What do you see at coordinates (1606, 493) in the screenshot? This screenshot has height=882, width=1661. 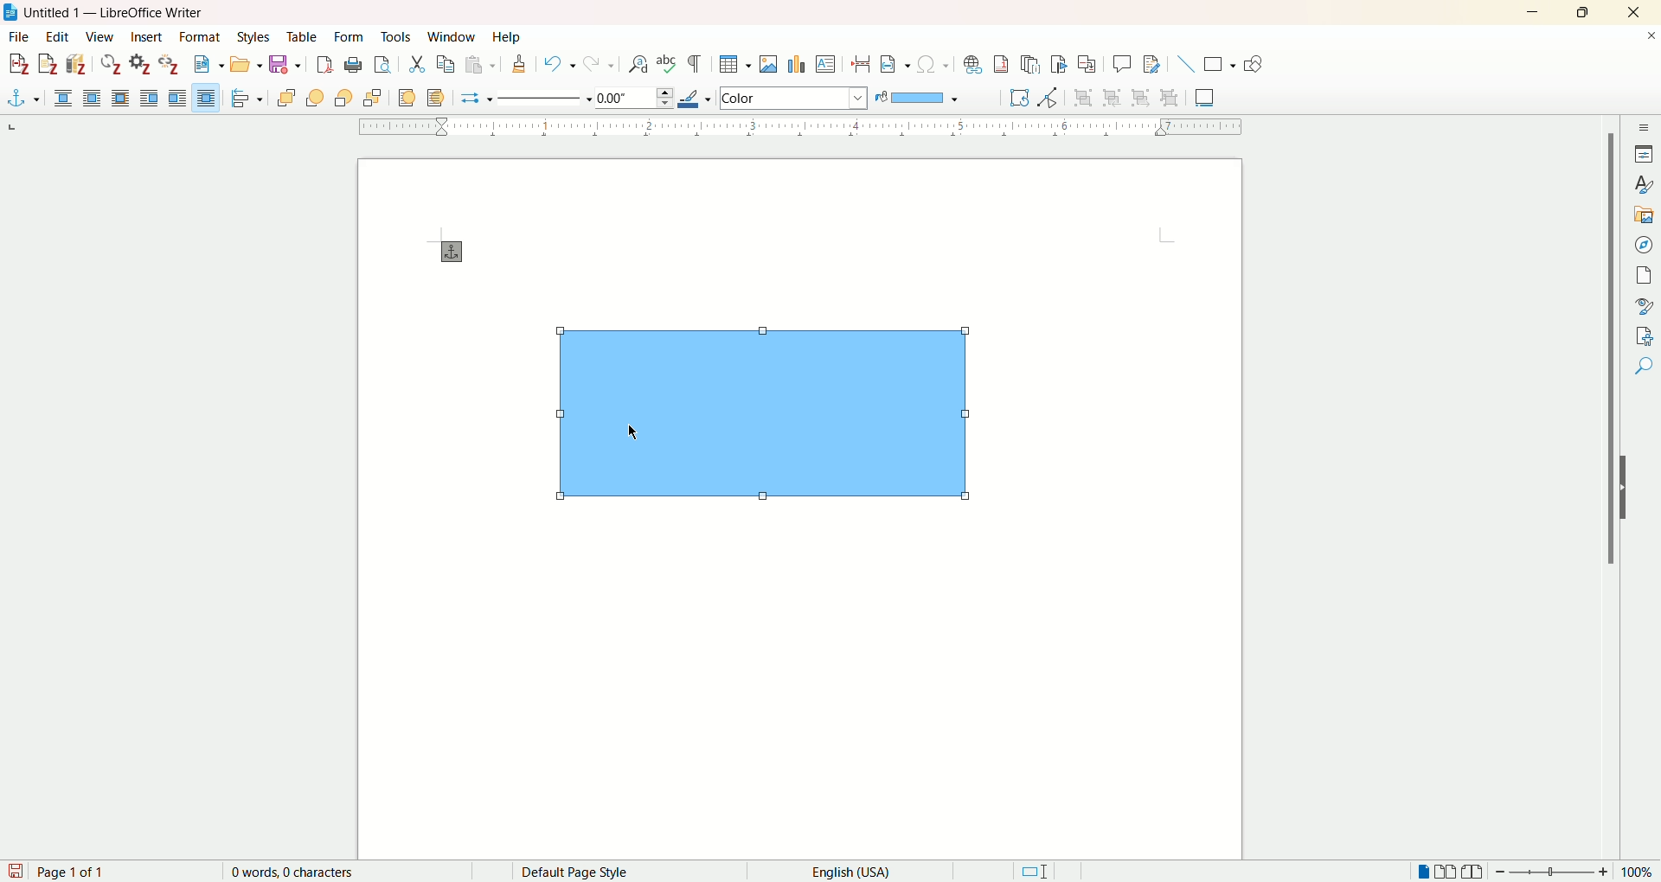 I see `vertical scroll bar` at bounding box center [1606, 493].